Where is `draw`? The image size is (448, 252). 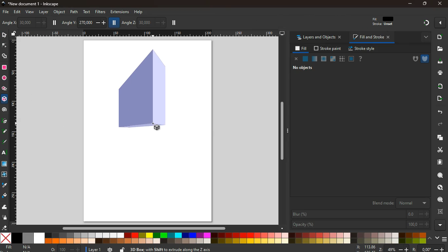 draw is located at coordinates (5, 143).